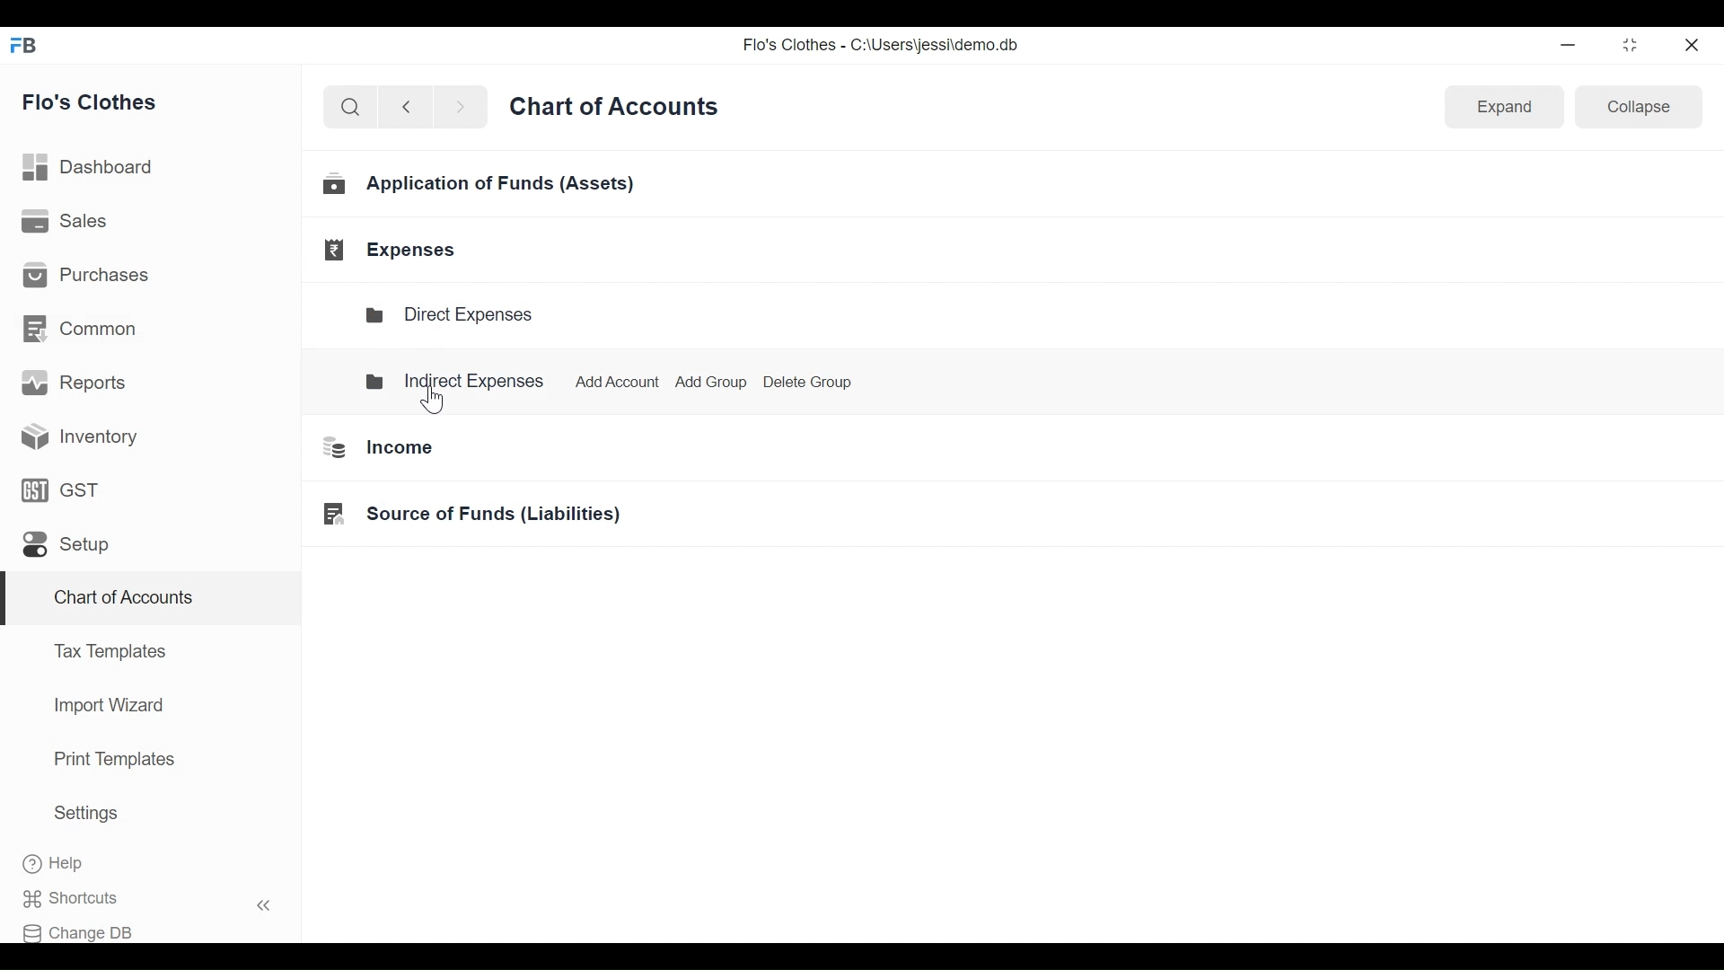 The image size is (1724, 970). What do you see at coordinates (808, 381) in the screenshot?
I see `Delete Group` at bounding box center [808, 381].